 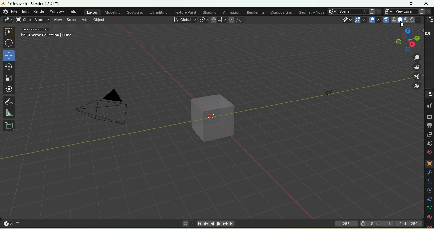 What do you see at coordinates (72, 11) in the screenshot?
I see `Help` at bounding box center [72, 11].